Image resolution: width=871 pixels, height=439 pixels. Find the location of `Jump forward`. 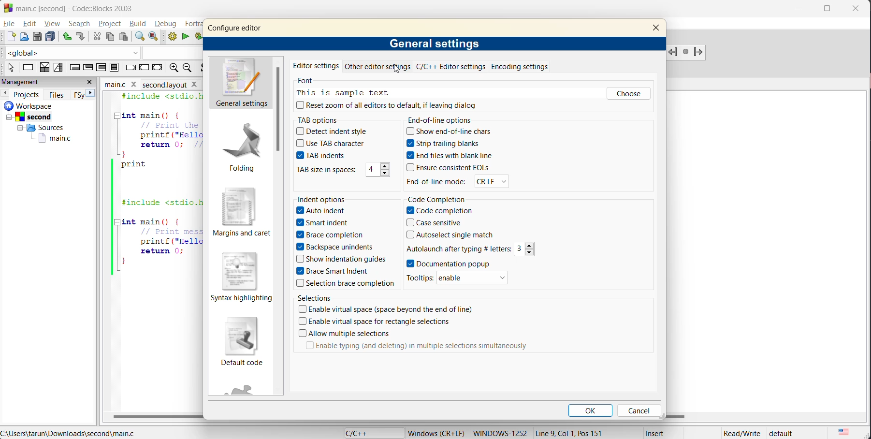

Jump forward is located at coordinates (699, 51).